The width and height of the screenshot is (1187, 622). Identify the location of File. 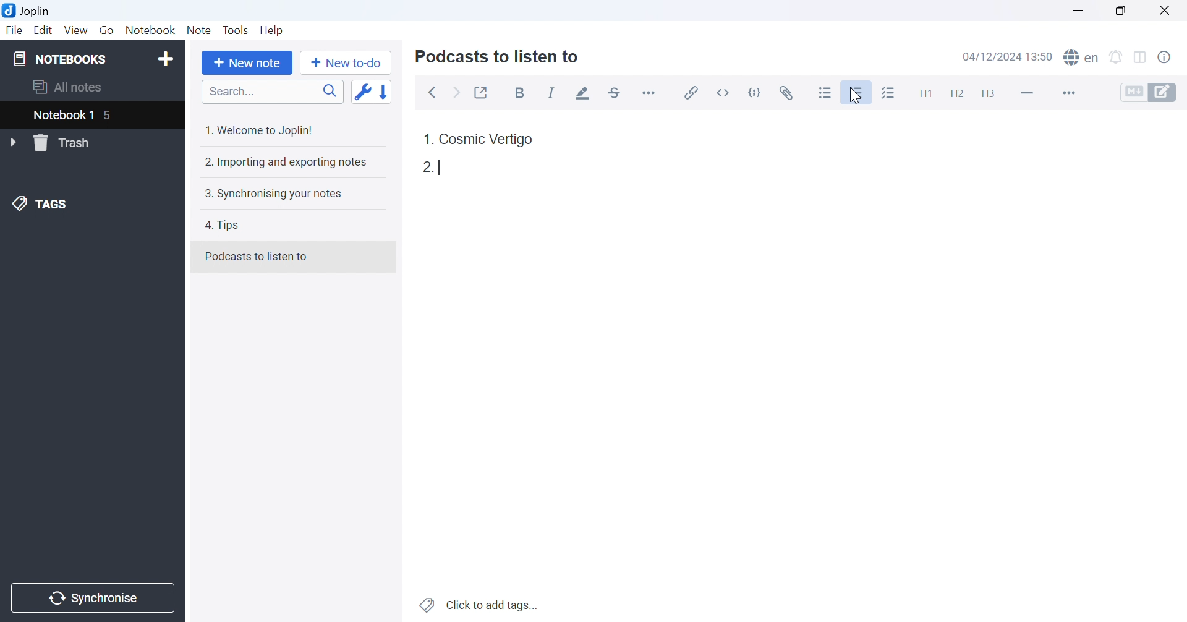
(14, 32).